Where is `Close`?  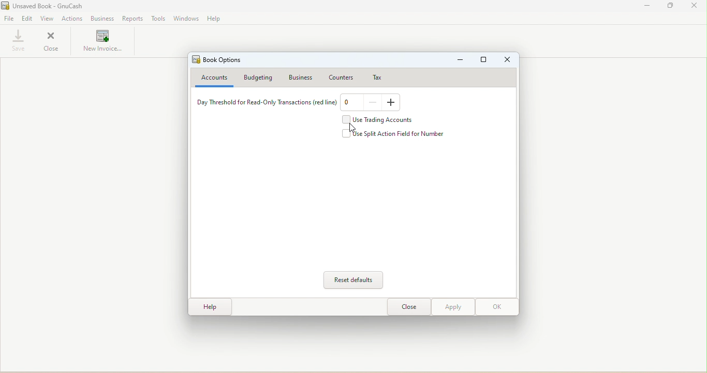 Close is located at coordinates (52, 42).